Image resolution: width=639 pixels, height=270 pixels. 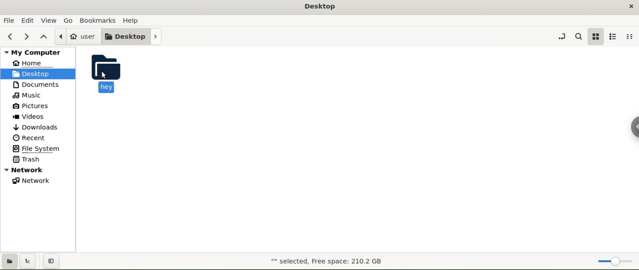 I want to click on icon view, so click(x=596, y=36).